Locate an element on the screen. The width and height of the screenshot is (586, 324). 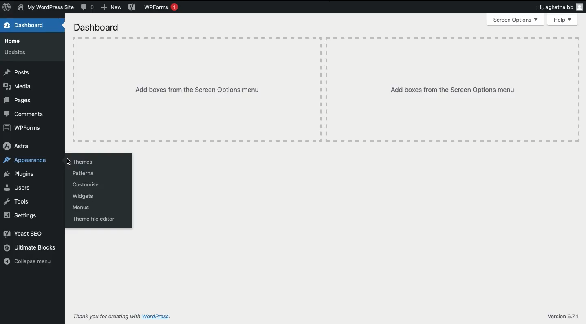
Plugins is located at coordinates (18, 174).